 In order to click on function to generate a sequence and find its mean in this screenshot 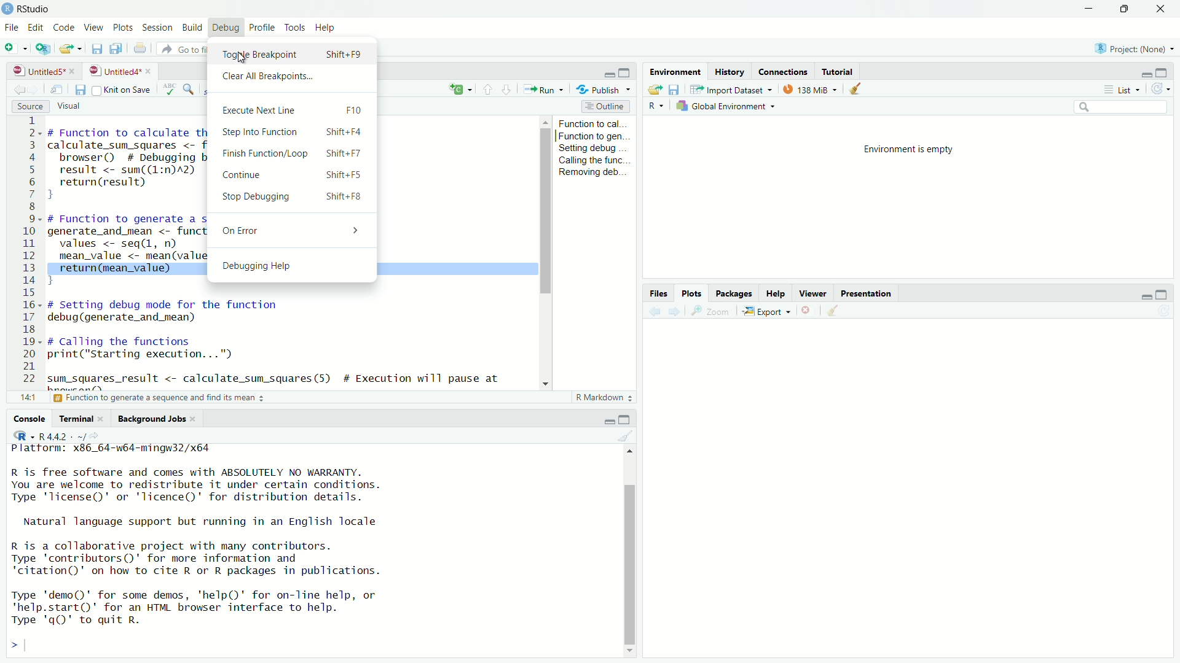, I will do `click(165, 398)`.